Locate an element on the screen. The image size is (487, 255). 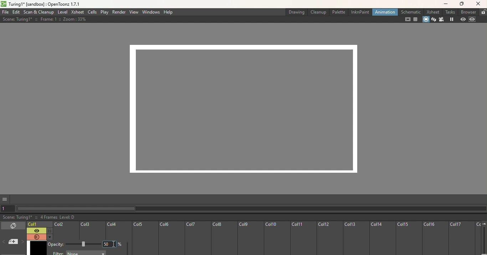
Col17 is located at coordinates (462, 238).